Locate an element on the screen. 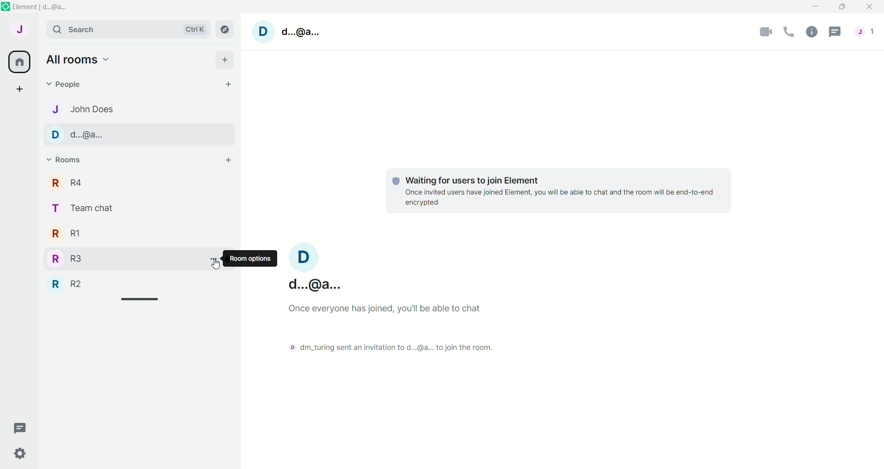 This screenshot has width=884, height=469. rooms is located at coordinates (64, 160).